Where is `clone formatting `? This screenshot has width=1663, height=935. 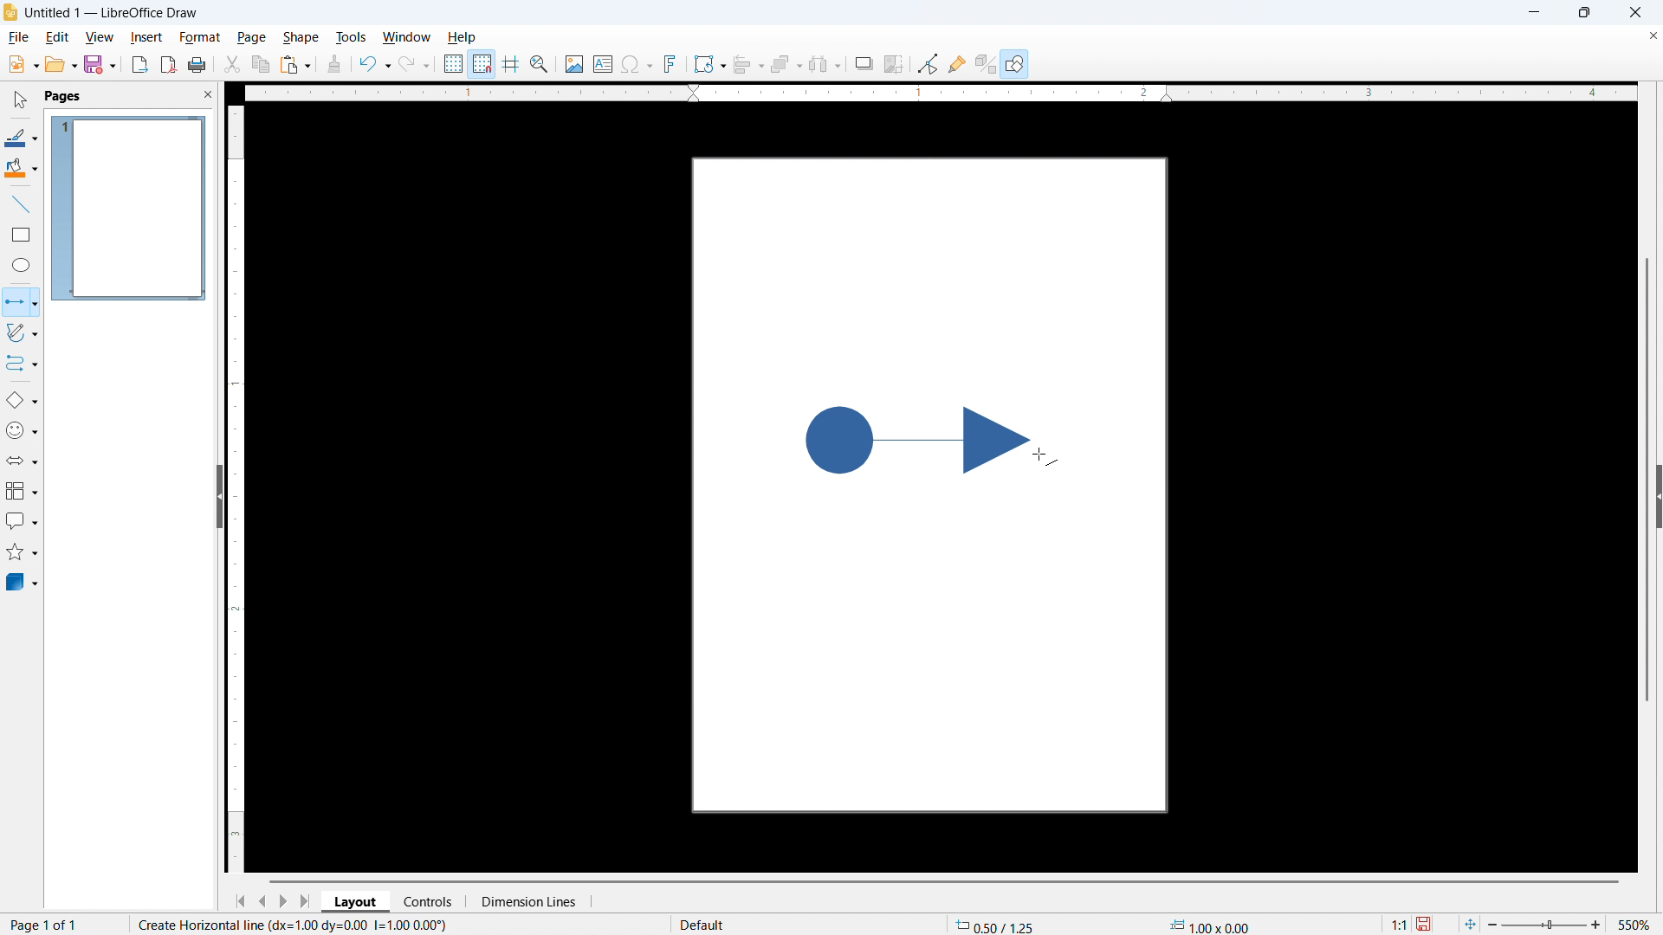
clone formatting  is located at coordinates (334, 65).